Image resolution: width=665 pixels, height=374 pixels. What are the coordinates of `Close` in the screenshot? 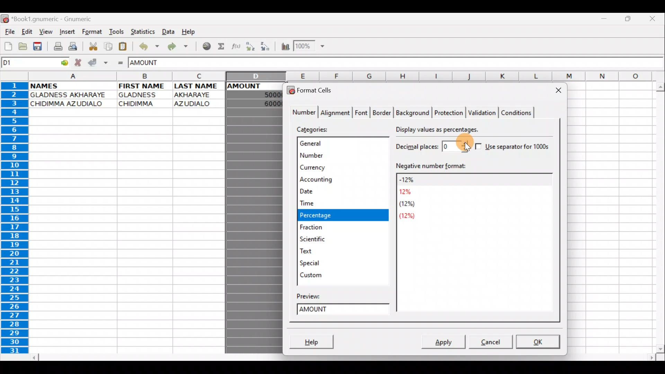 It's located at (556, 90).